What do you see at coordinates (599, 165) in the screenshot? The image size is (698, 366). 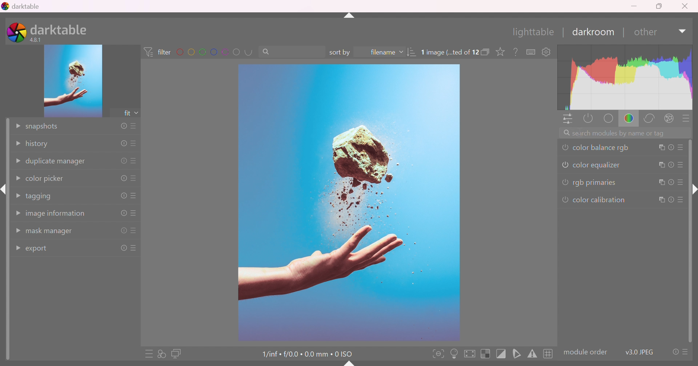 I see `color equilizer` at bounding box center [599, 165].